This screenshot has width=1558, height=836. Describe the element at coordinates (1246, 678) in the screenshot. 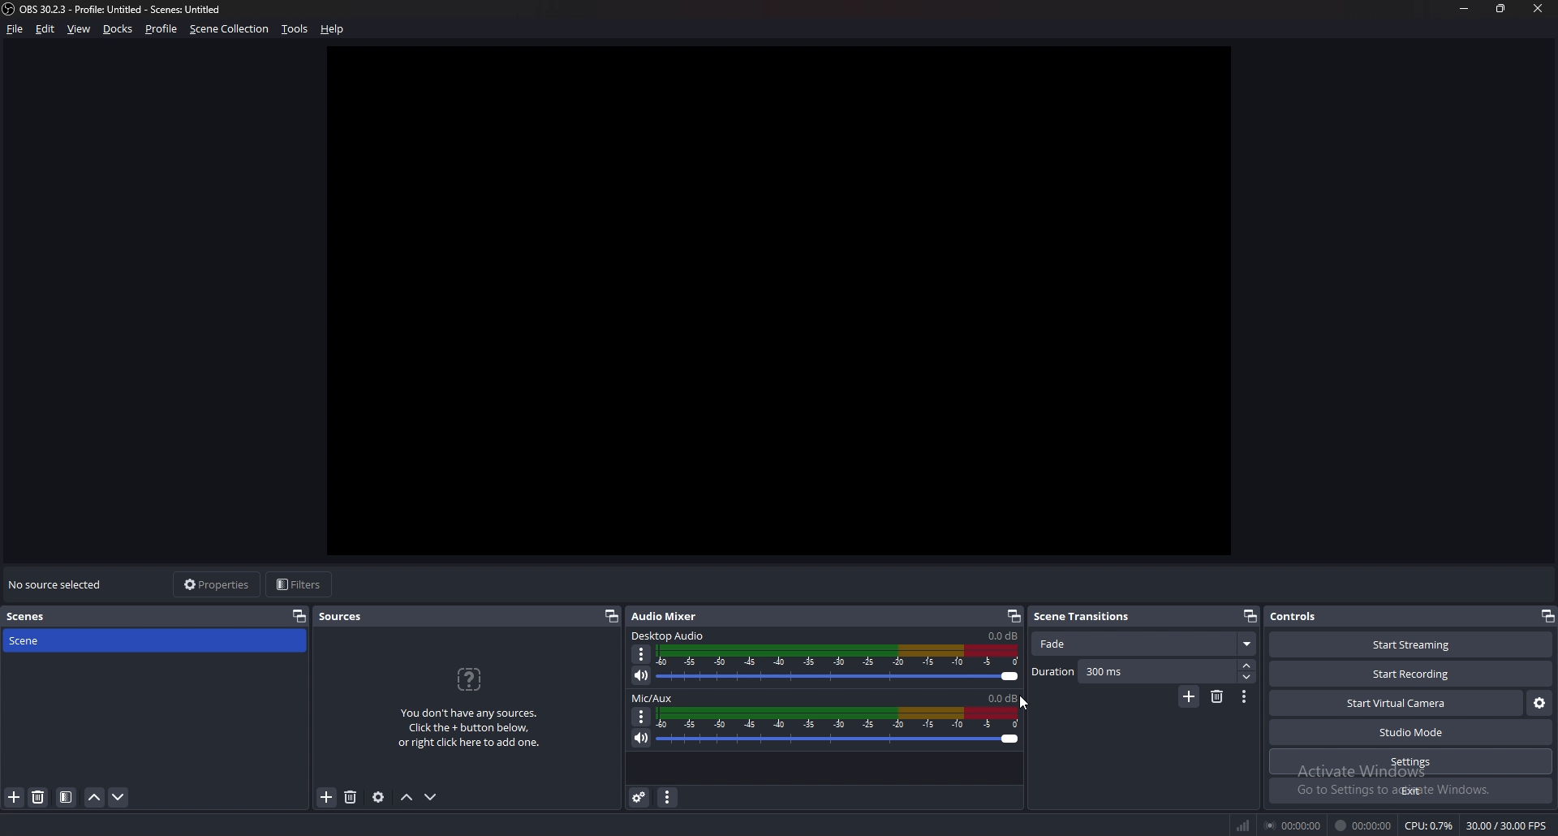

I see `decrease duration` at that location.